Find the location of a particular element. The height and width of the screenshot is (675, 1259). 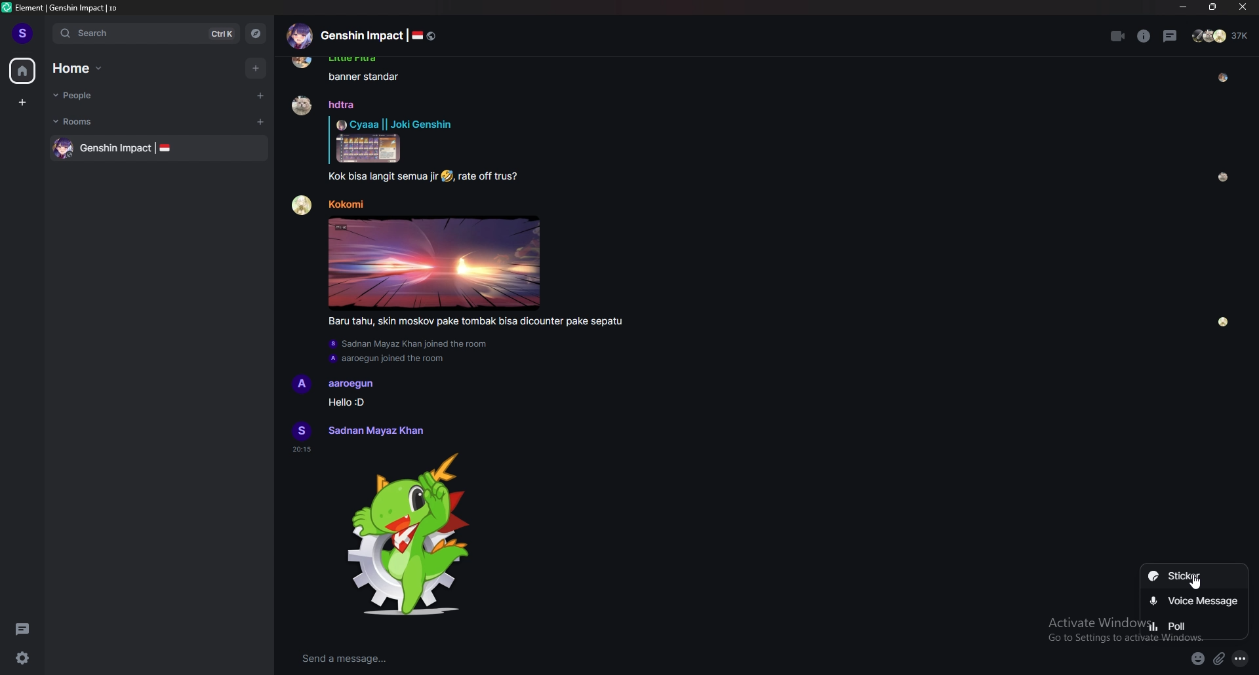

seen by is located at coordinates (1224, 78).